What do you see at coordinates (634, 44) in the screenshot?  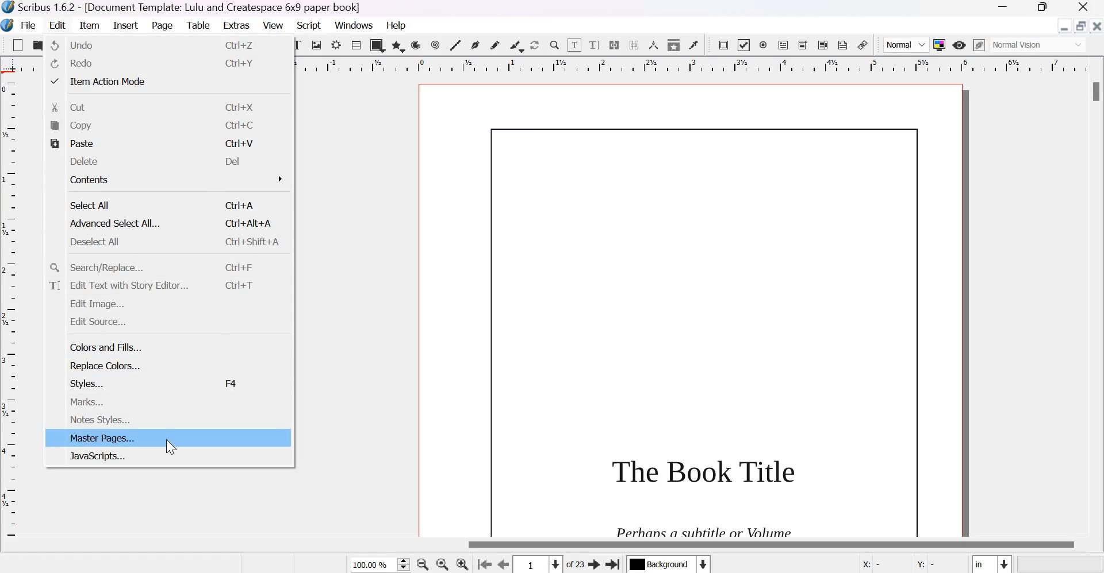 I see `Unlink text frames` at bounding box center [634, 44].